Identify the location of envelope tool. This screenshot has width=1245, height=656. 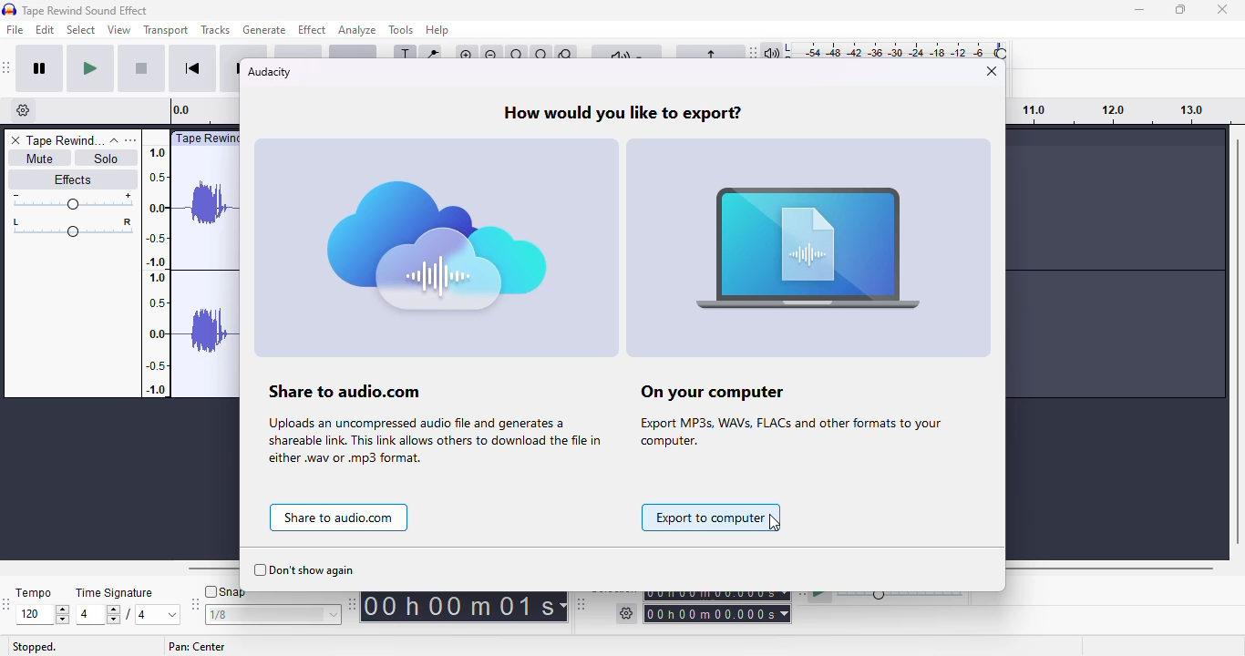
(431, 56).